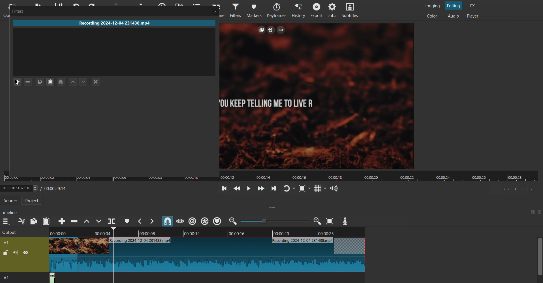  What do you see at coordinates (12, 278) in the screenshot?
I see `A1` at bounding box center [12, 278].